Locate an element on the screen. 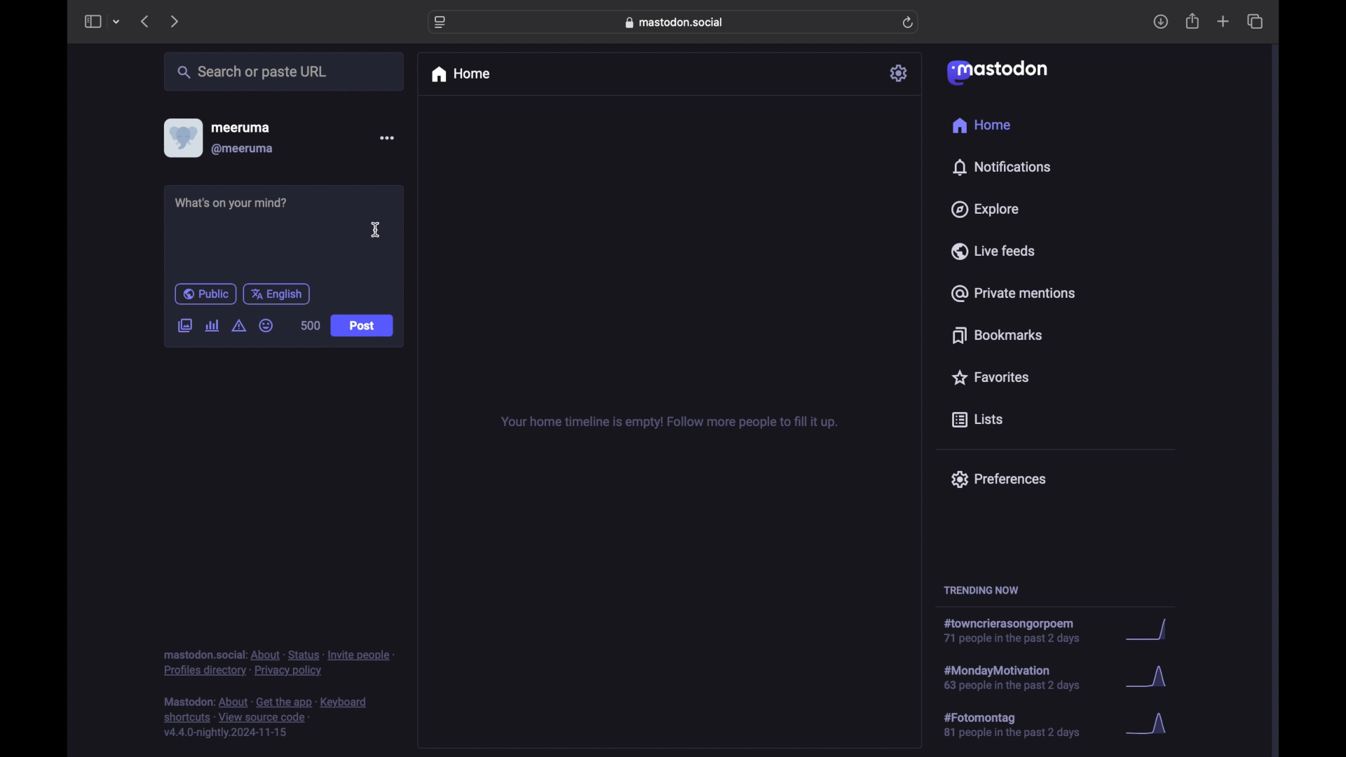 This screenshot has height=757, width=1346. lists is located at coordinates (977, 421).